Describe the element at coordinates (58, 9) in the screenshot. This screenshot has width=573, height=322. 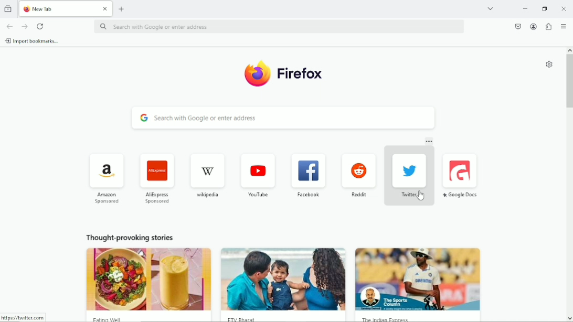
I see `New Tab` at that location.